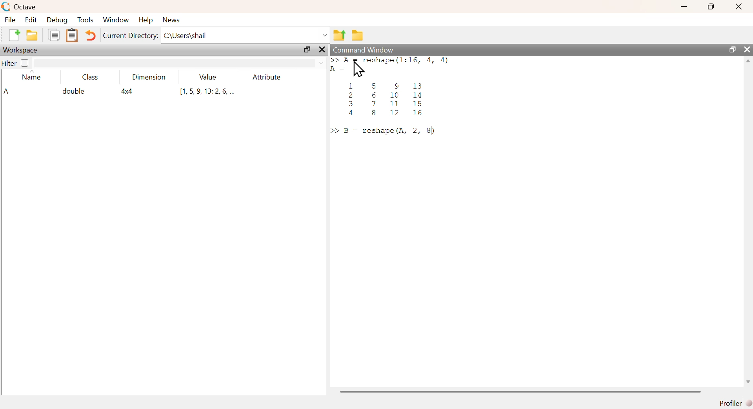  What do you see at coordinates (359, 71) in the screenshot?
I see `cursor` at bounding box center [359, 71].